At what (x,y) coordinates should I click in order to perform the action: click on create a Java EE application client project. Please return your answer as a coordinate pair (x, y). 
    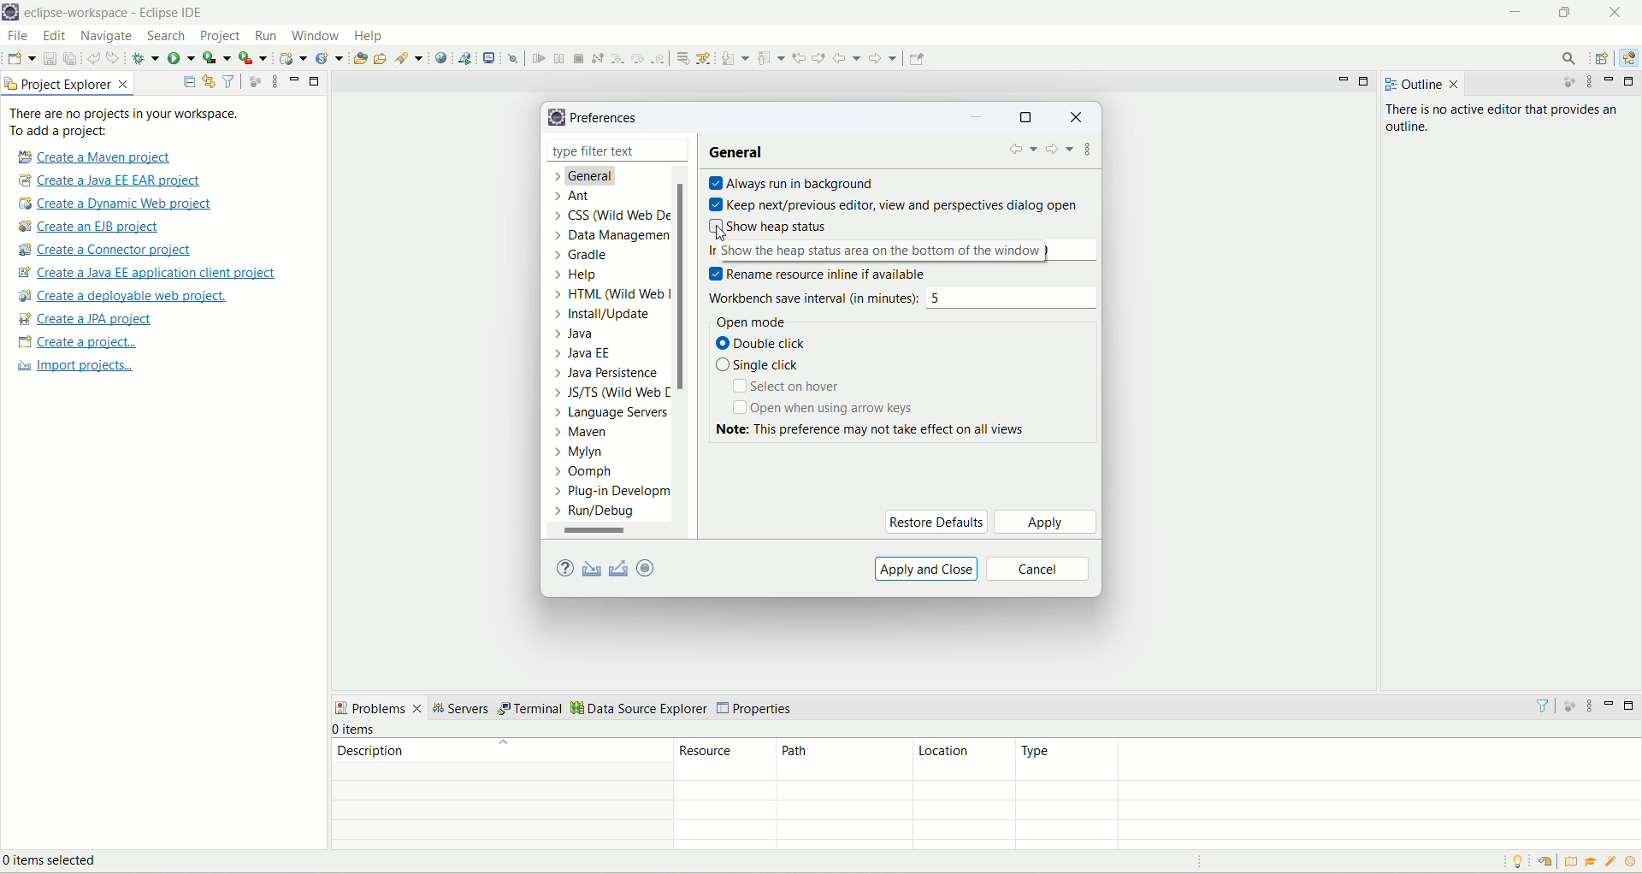
    Looking at the image, I should click on (146, 275).